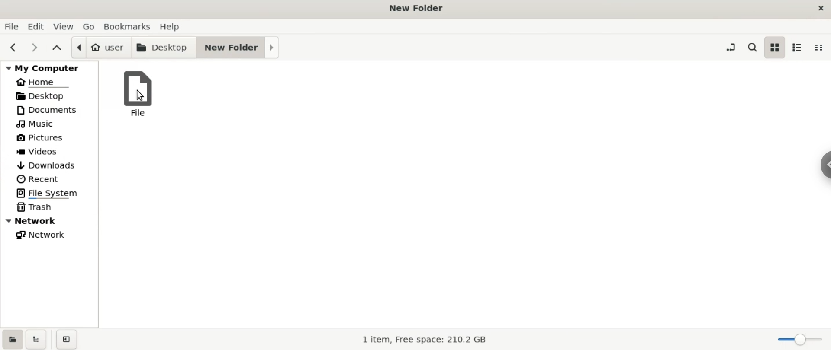 The image size is (831, 350). I want to click on list view, so click(798, 48).